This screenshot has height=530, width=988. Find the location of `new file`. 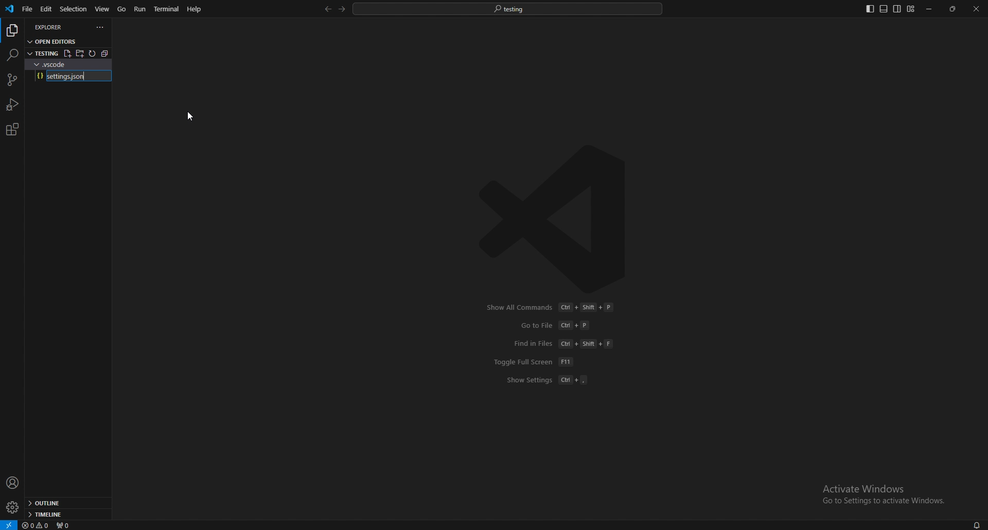

new file is located at coordinates (67, 54).